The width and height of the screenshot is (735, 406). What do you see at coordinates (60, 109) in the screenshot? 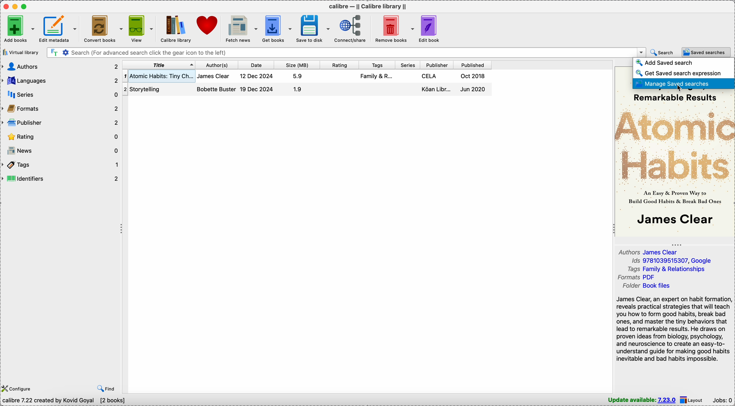
I see `formats` at bounding box center [60, 109].